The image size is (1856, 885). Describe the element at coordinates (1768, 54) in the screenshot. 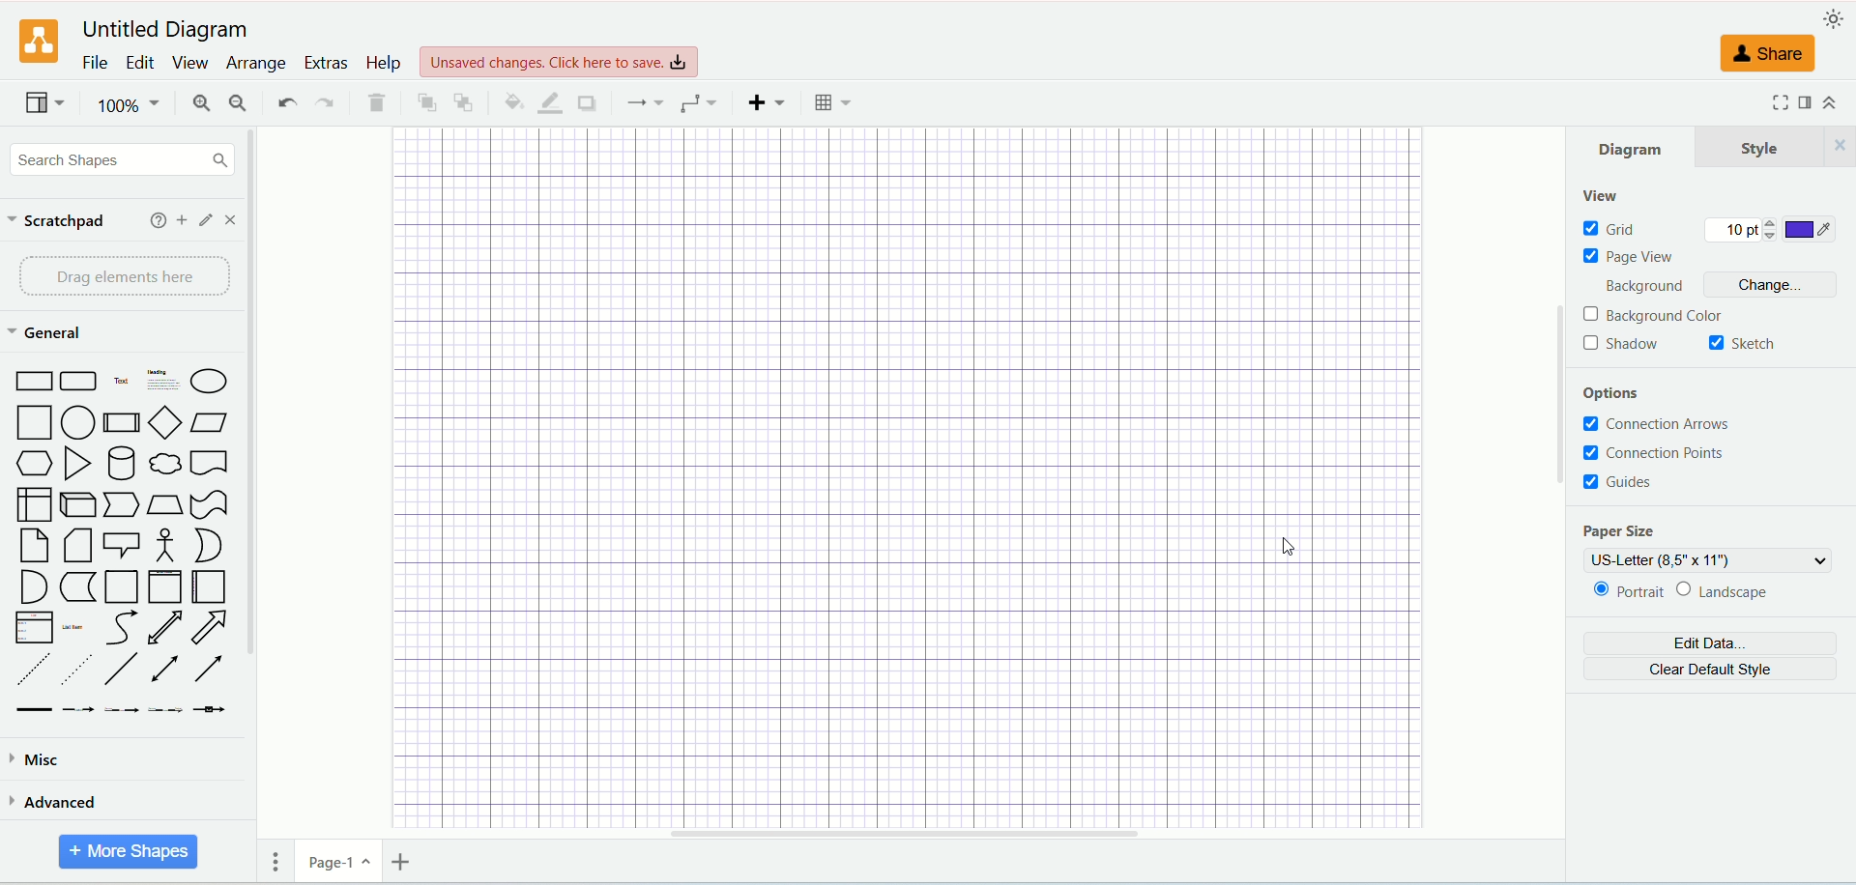

I see `share` at that location.